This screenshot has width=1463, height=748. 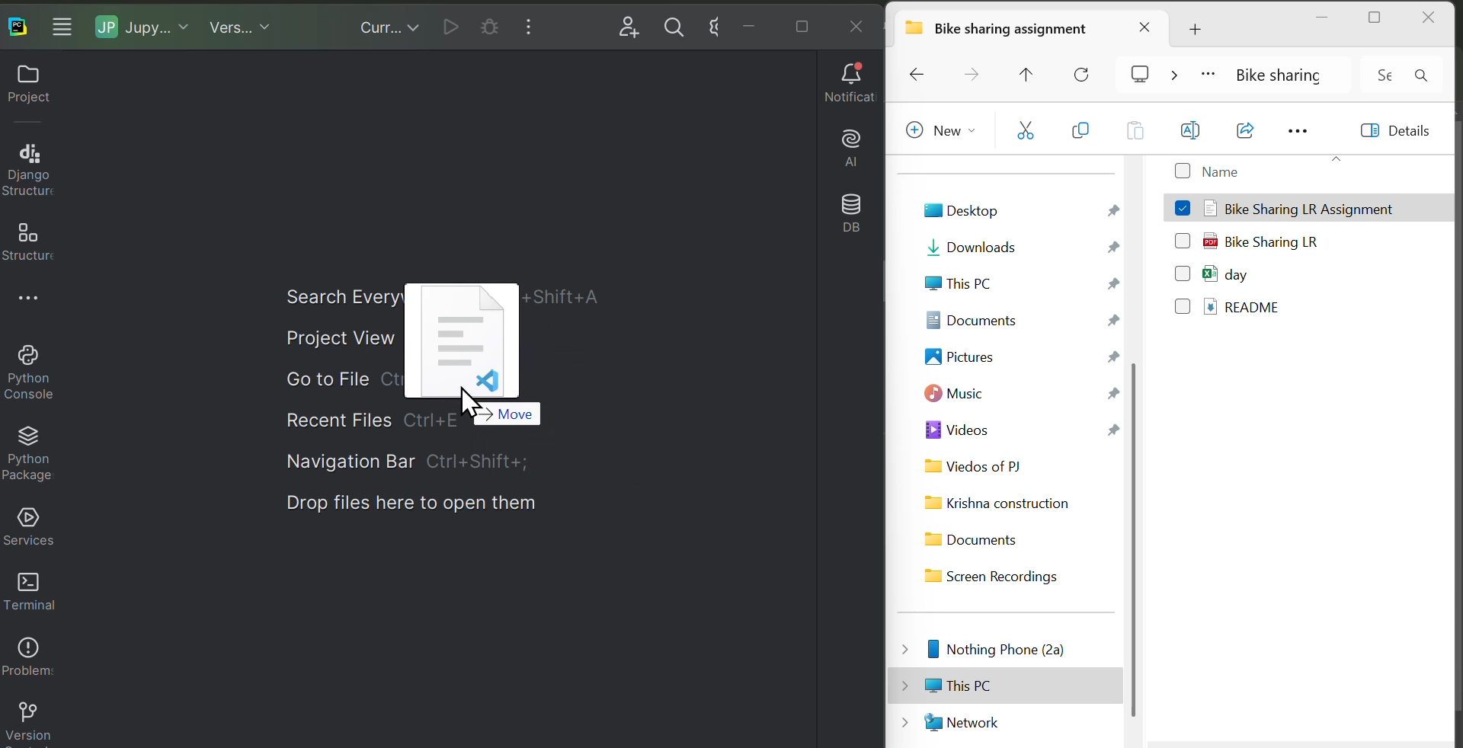 I want to click on checkbox, so click(x=1182, y=204).